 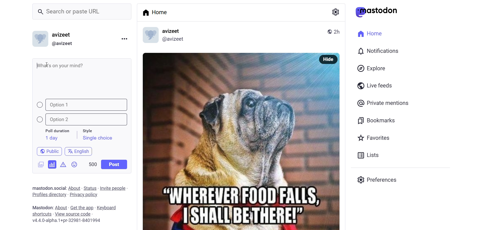 I want to click on option 1, so click(x=83, y=105).